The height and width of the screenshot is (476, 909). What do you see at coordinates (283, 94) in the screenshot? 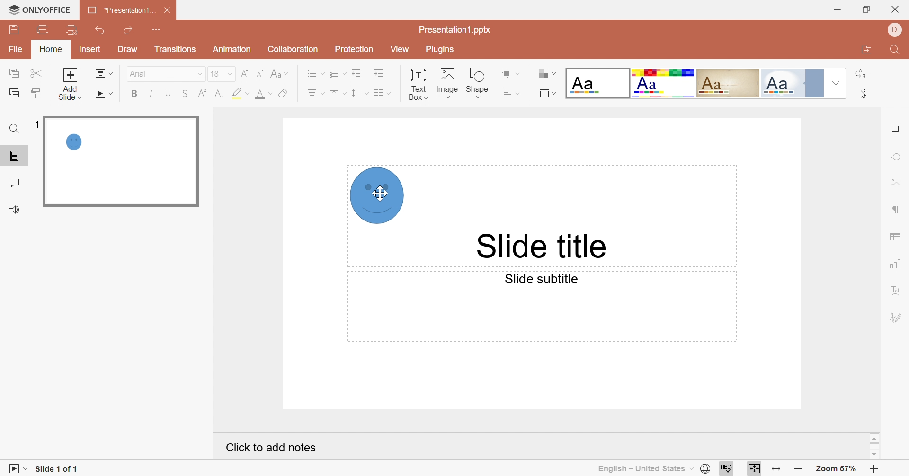
I see `Clear` at bounding box center [283, 94].